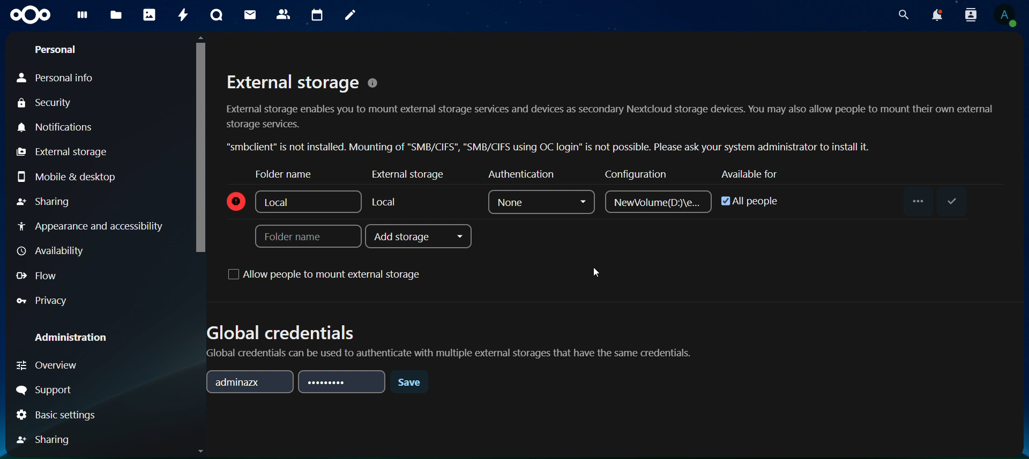  Describe the element at coordinates (1004, 17) in the screenshot. I see `view profile` at that location.